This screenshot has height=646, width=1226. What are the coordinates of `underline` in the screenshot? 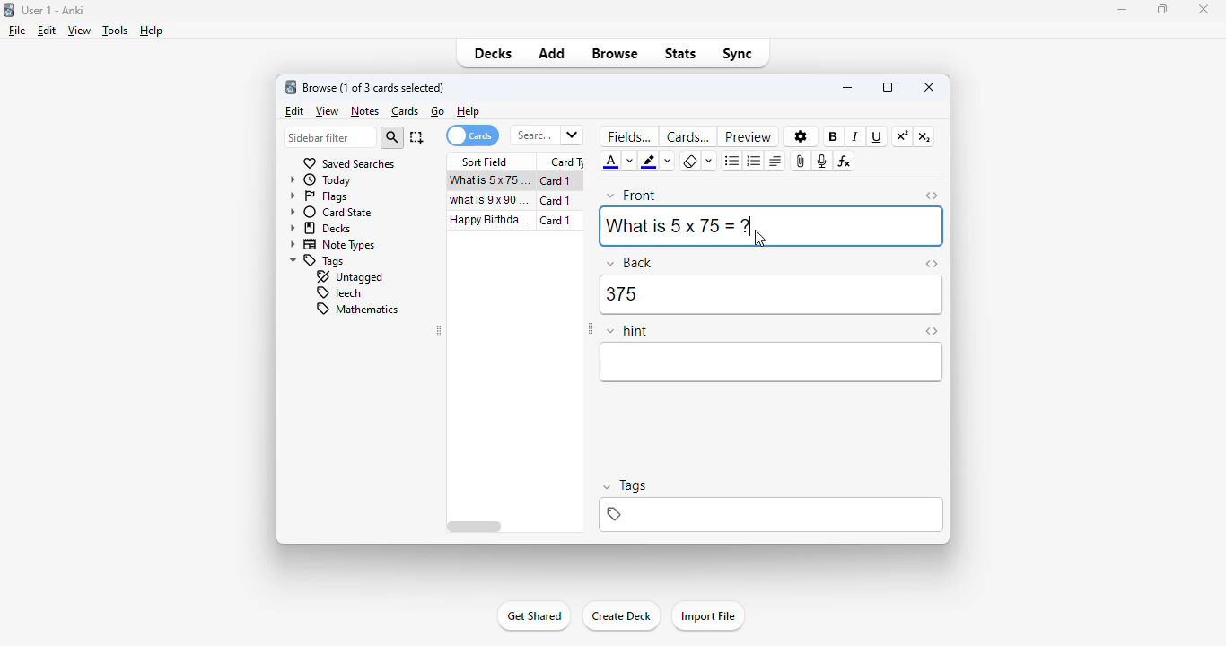 It's located at (877, 137).